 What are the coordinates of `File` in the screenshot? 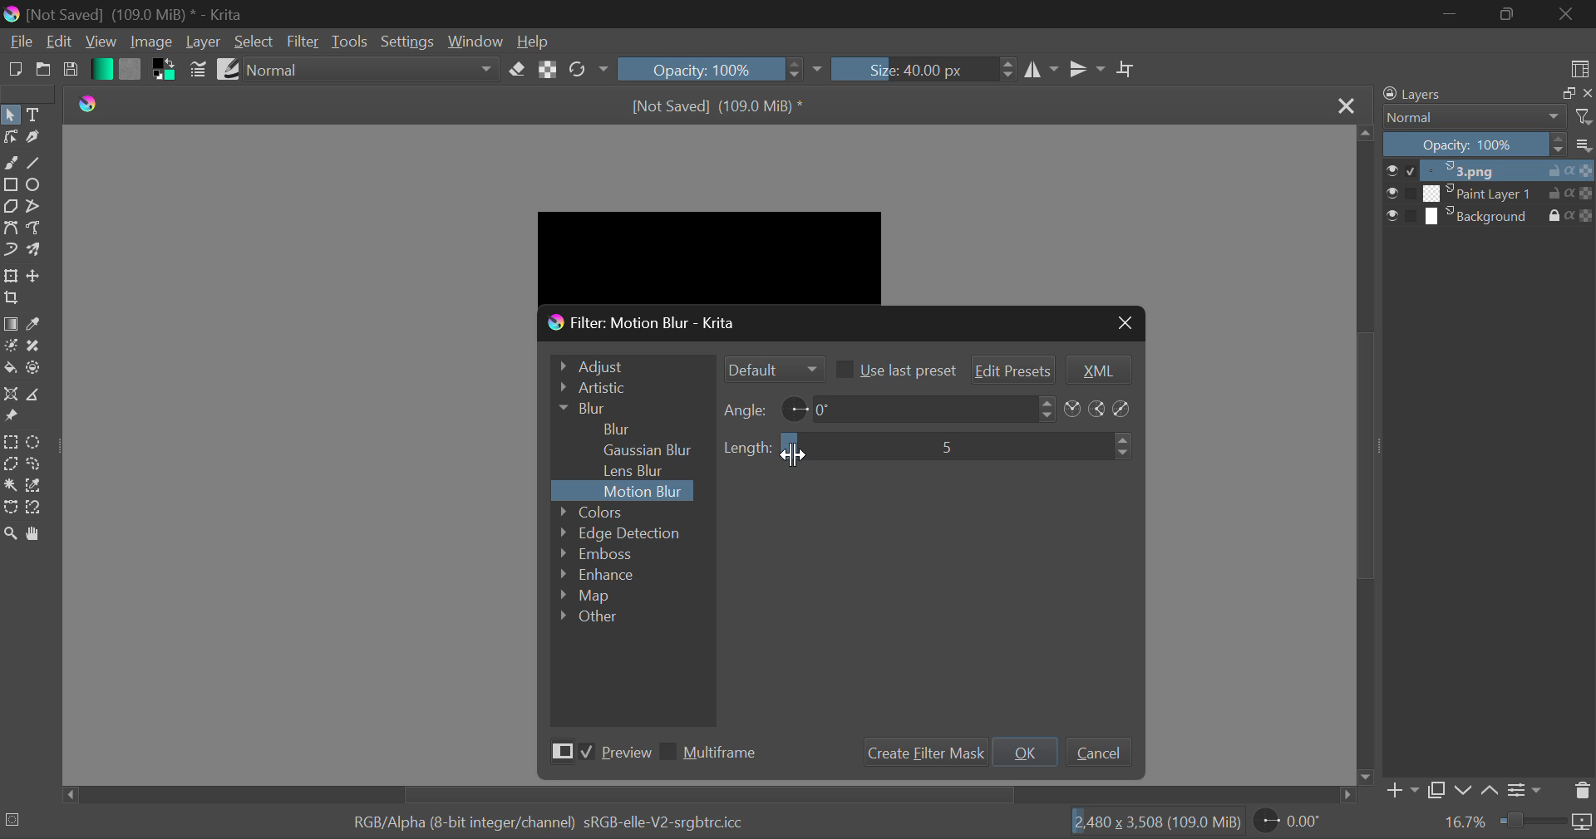 It's located at (19, 44).